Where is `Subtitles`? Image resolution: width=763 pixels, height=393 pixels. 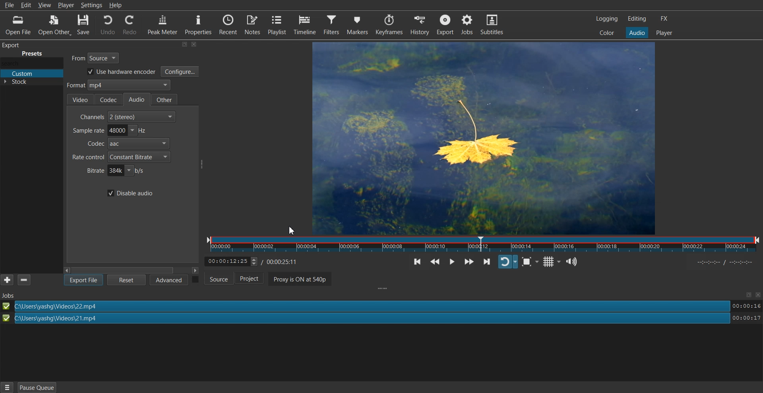
Subtitles is located at coordinates (492, 24).